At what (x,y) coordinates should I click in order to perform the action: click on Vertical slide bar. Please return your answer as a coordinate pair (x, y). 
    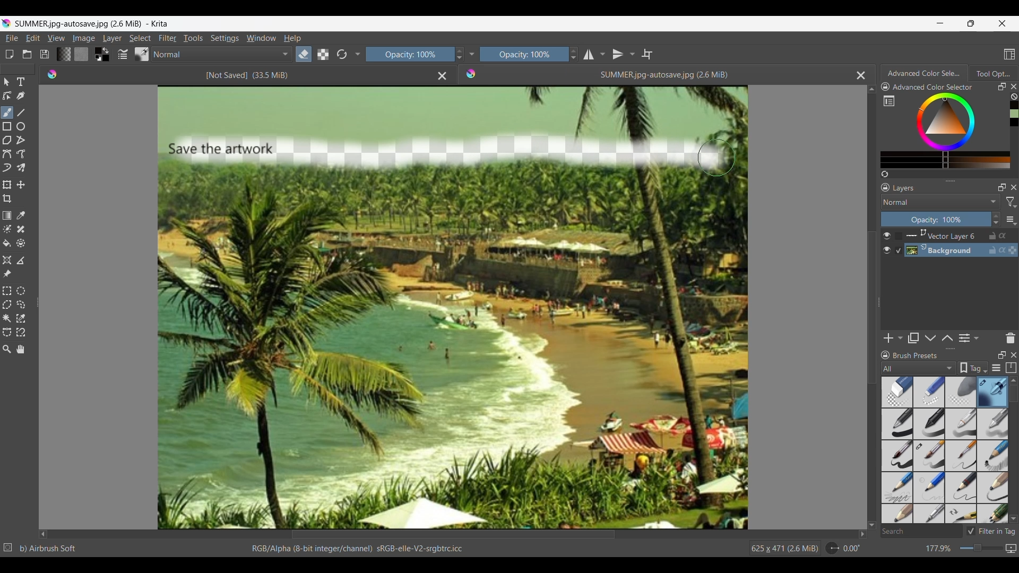
    Looking at the image, I should click on (871, 308).